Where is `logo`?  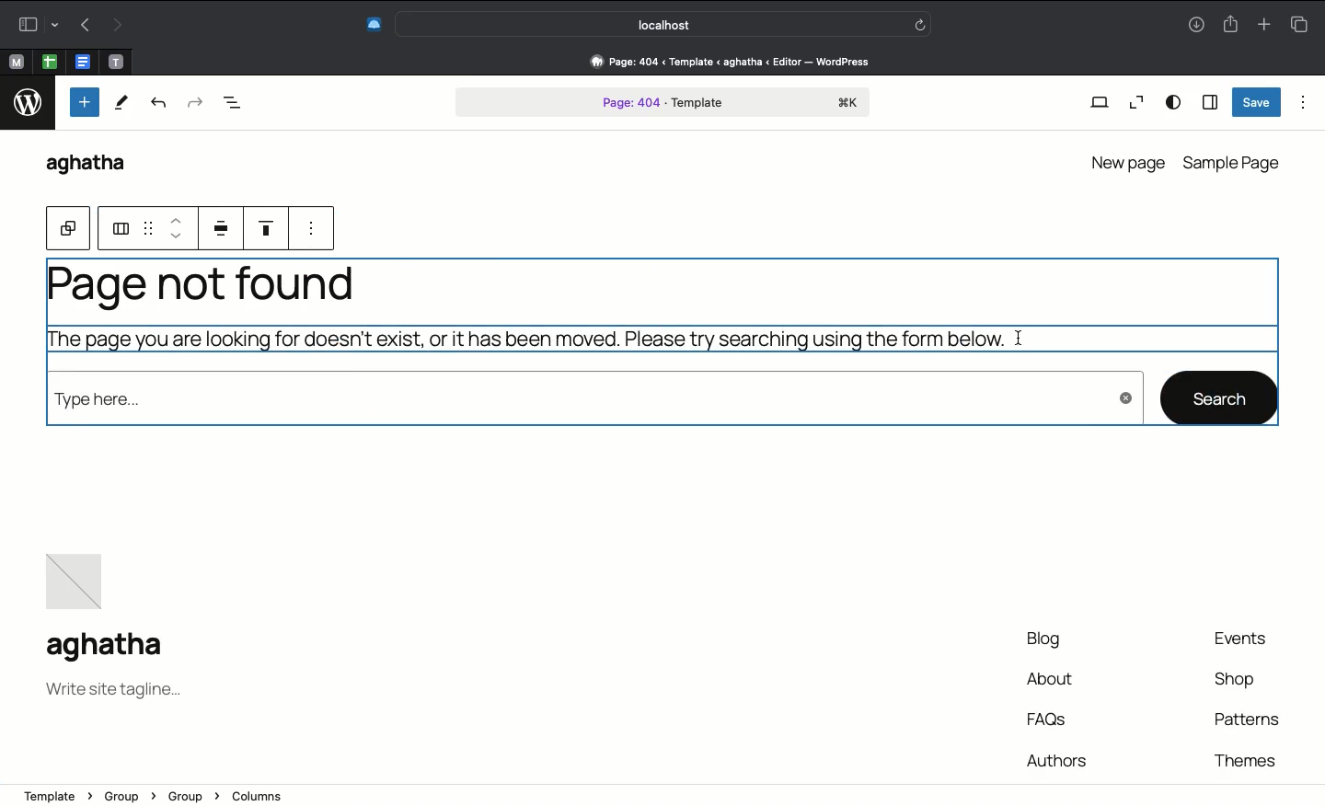
logo is located at coordinates (27, 106).